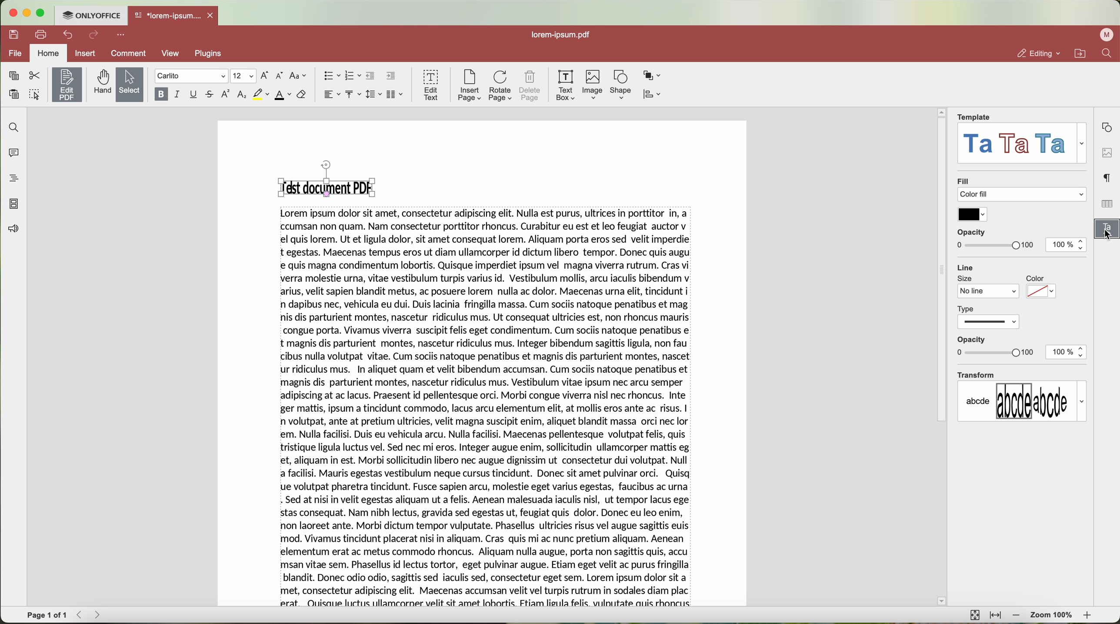 The width and height of the screenshot is (1120, 624). Describe the element at coordinates (1107, 35) in the screenshot. I see `profile user` at that location.